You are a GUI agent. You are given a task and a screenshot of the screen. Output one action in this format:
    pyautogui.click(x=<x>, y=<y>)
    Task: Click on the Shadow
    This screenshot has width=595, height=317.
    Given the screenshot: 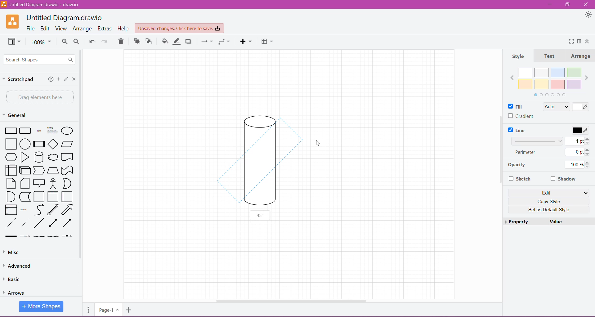 What is the action you would take?
    pyautogui.click(x=564, y=178)
    